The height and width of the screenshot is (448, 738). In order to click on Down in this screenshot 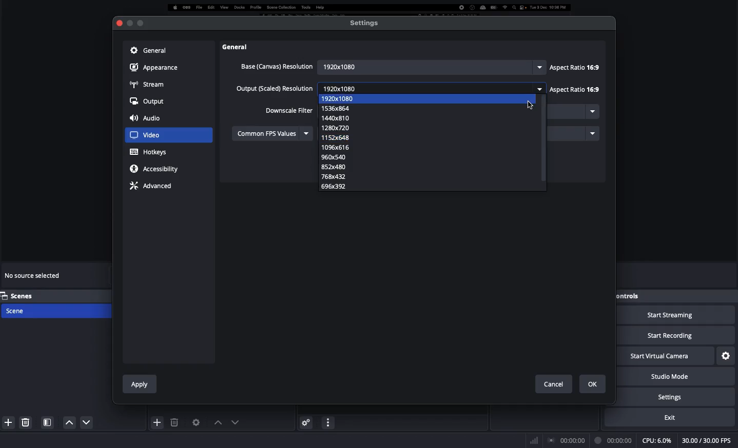, I will do `click(67, 422)`.